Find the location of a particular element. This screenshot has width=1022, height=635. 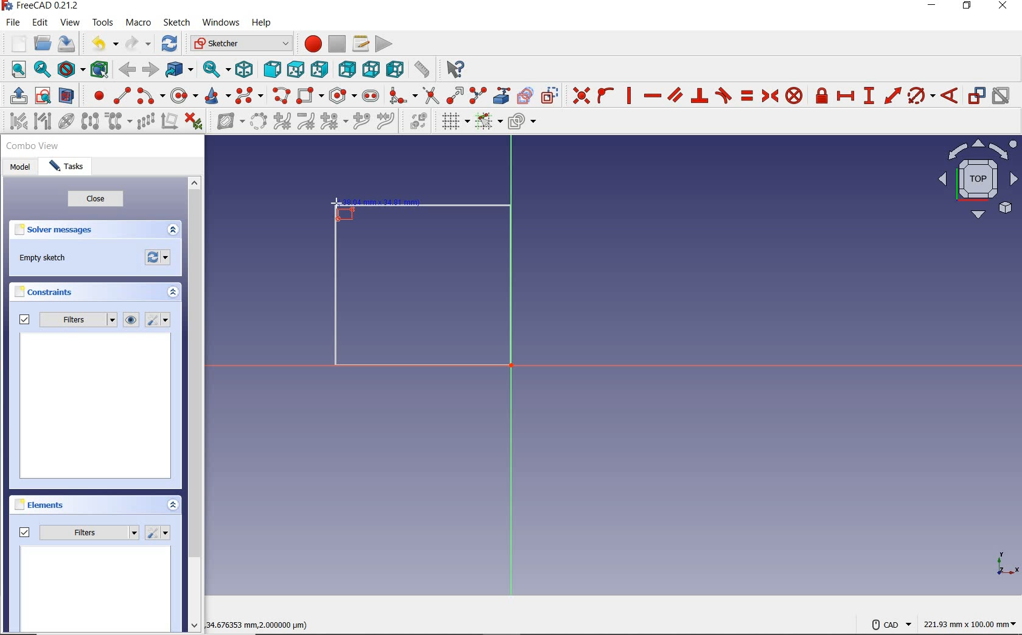

sketch is located at coordinates (178, 23).